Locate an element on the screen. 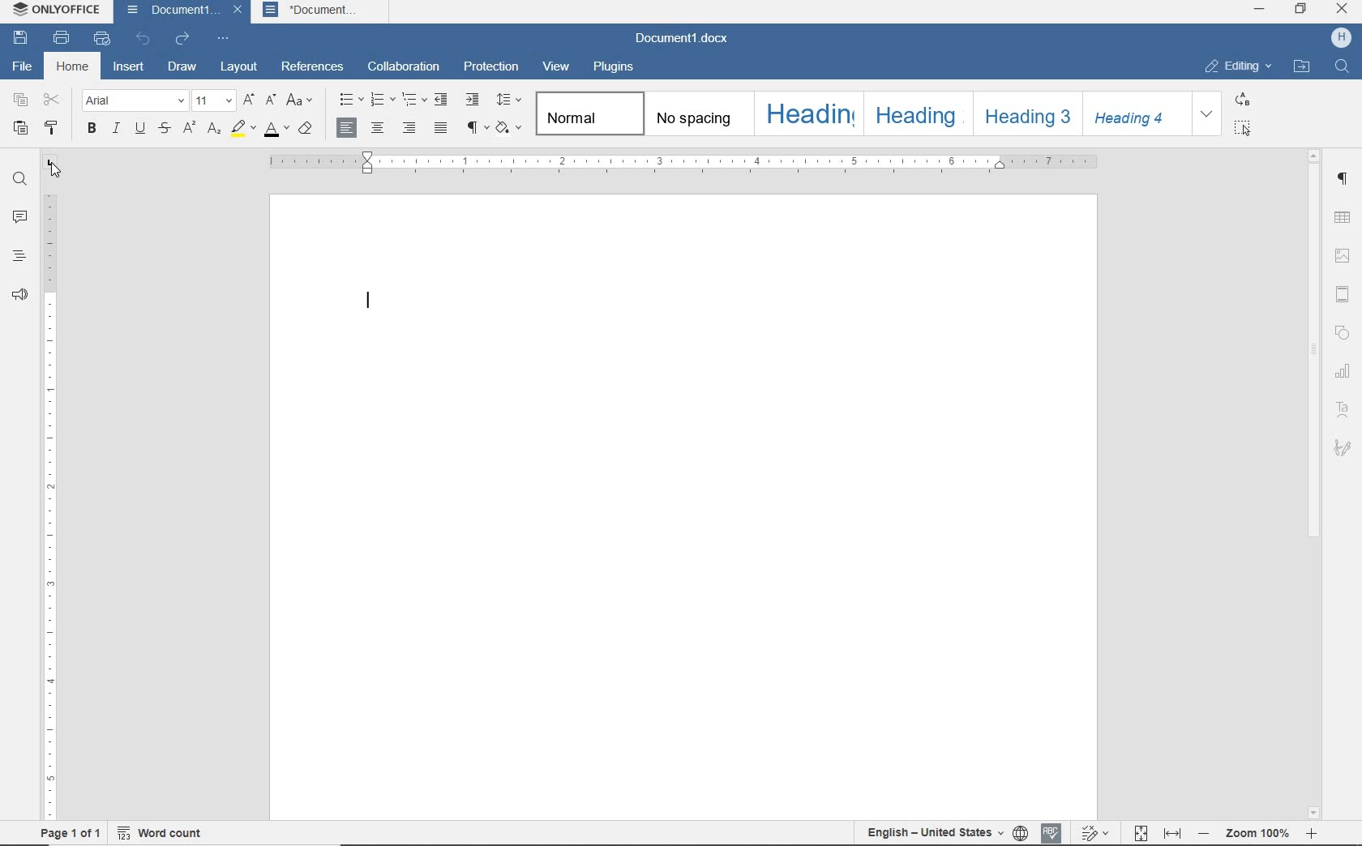 This screenshot has width=1362, height=846. FONT COLOR is located at coordinates (276, 130).